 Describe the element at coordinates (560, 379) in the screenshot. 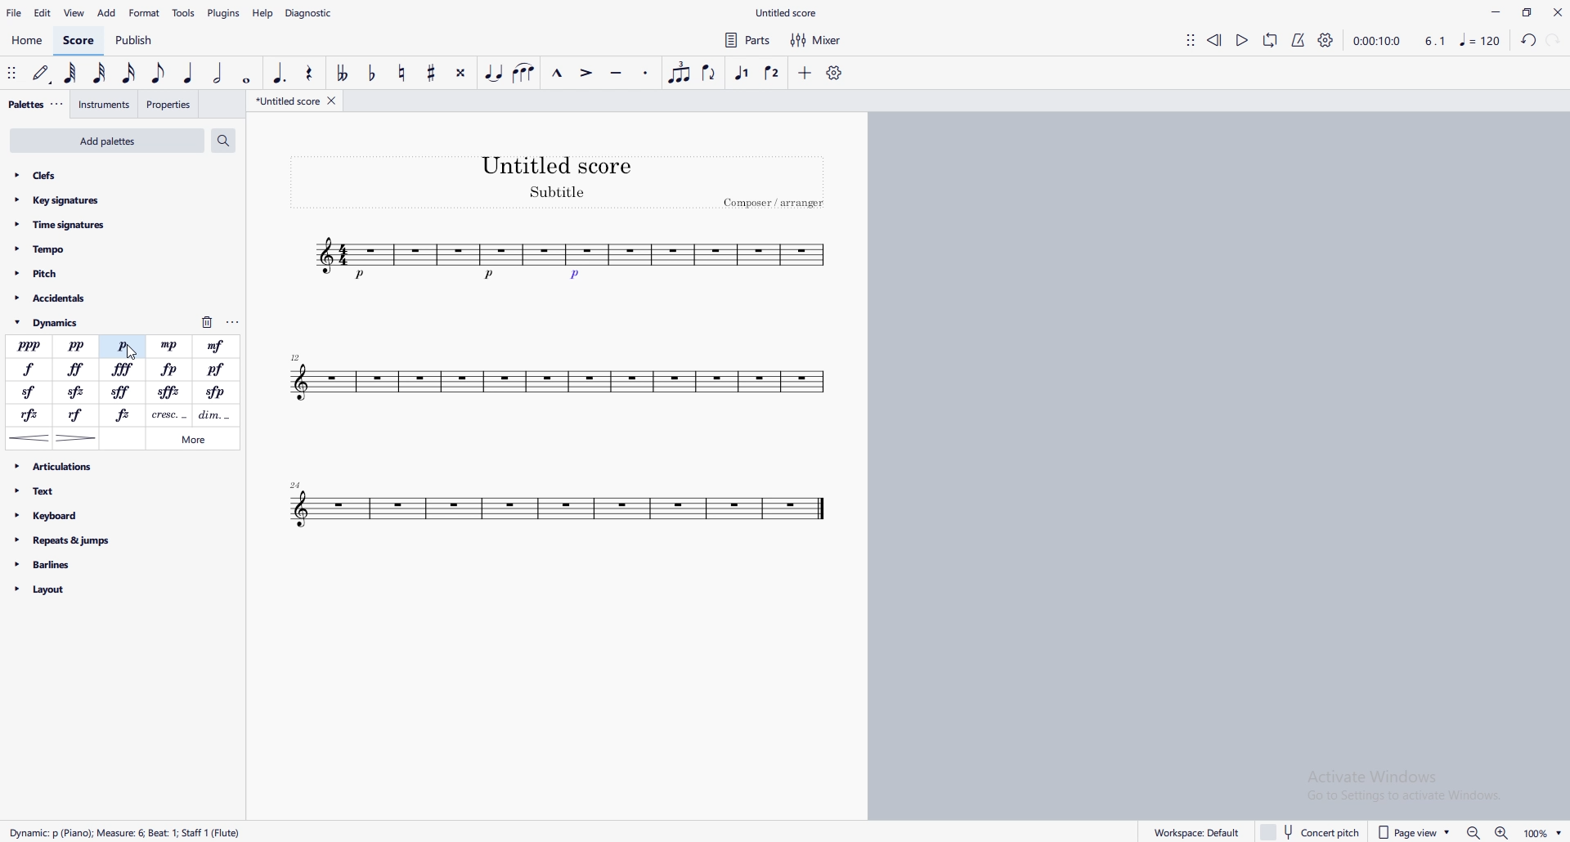

I see `tune` at that location.